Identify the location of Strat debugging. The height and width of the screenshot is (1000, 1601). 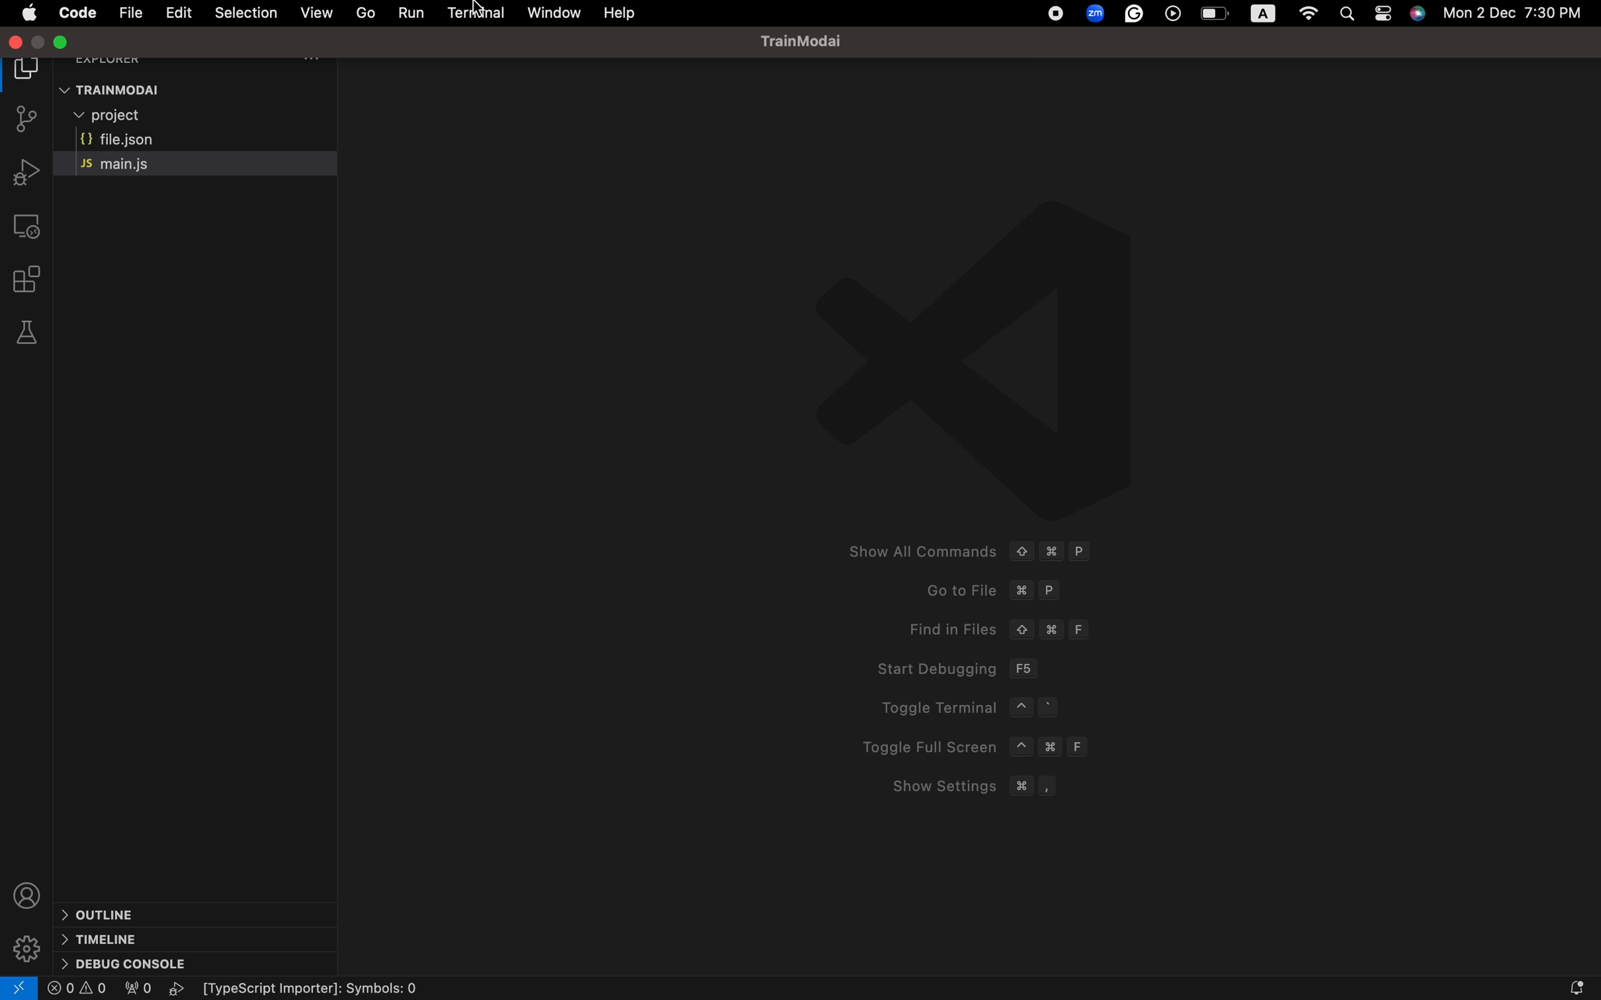
(953, 667).